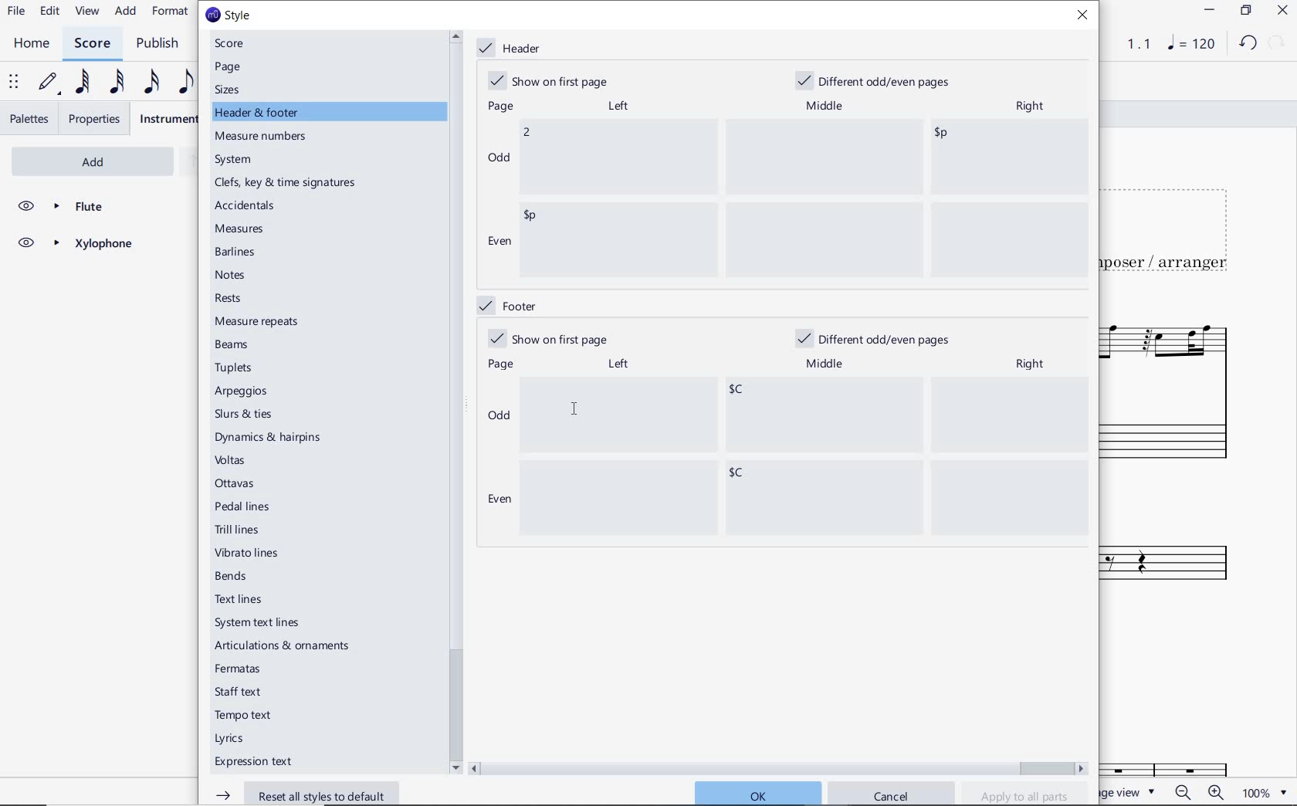 The height and width of the screenshot is (806, 1297). Describe the element at coordinates (231, 90) in the screenshot. I see `sizes` at that location.